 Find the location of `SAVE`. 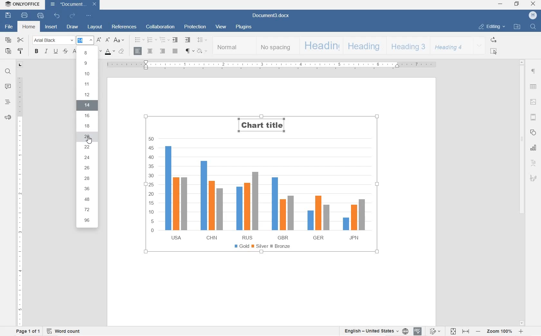

SAVE is located at coordinates (8, 16).